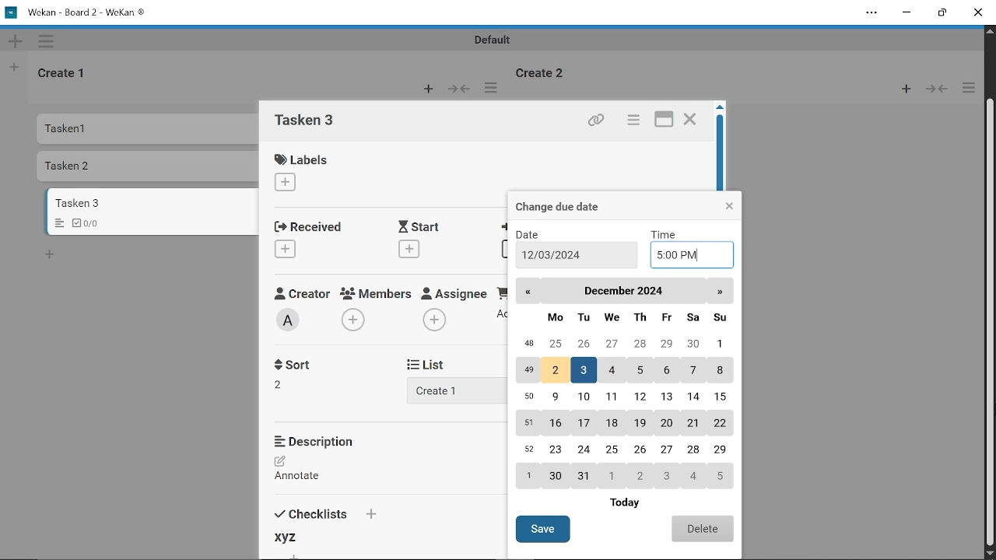  Describe the element at coordinates (667, 233) in the screenshot. I see `TIme` at that location.